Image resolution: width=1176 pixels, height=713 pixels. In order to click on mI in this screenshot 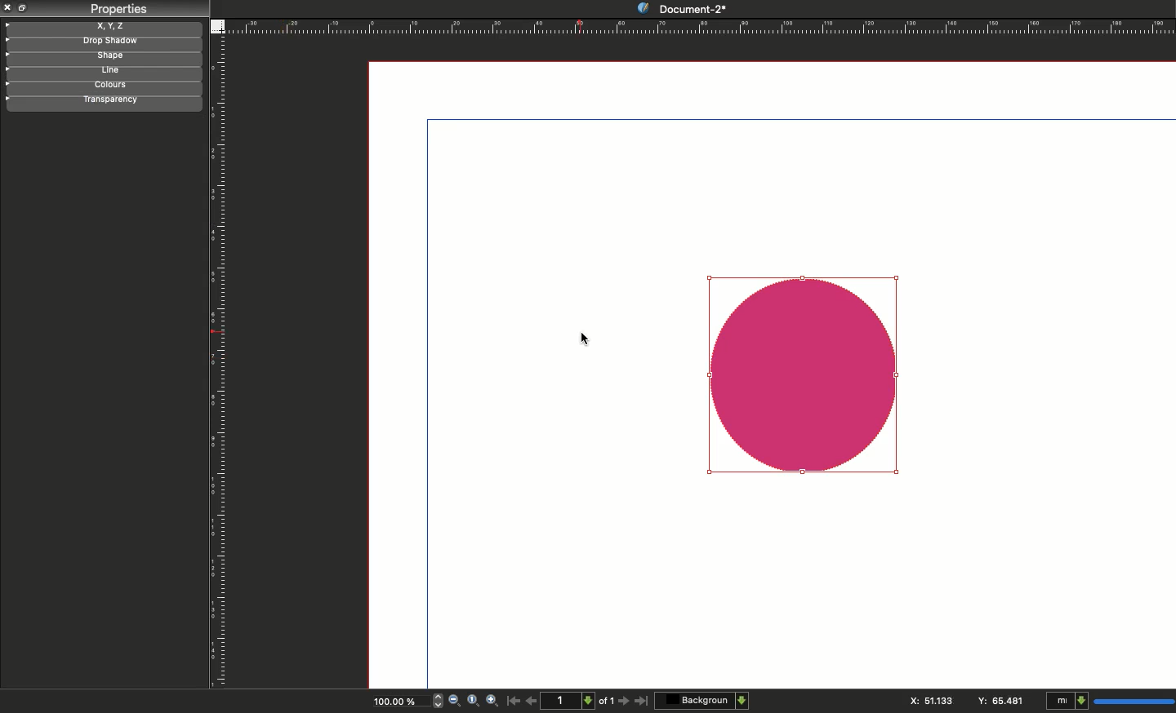, I will do `click(1107, 702)`.